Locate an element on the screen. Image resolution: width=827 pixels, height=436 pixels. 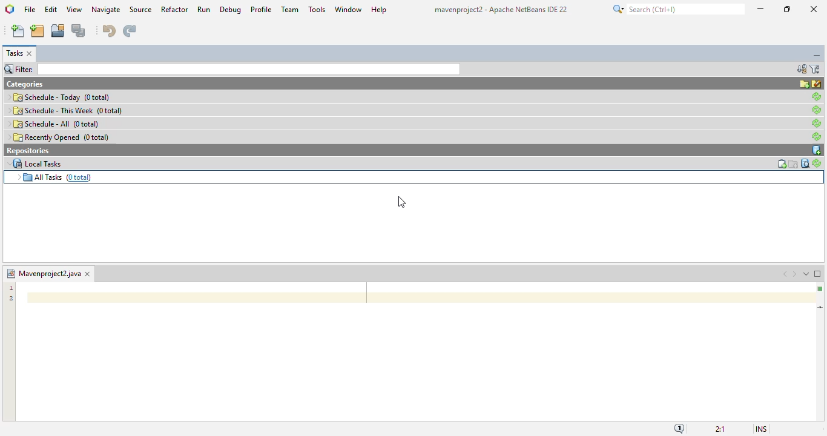
debug is located at coordinates (231, 9).